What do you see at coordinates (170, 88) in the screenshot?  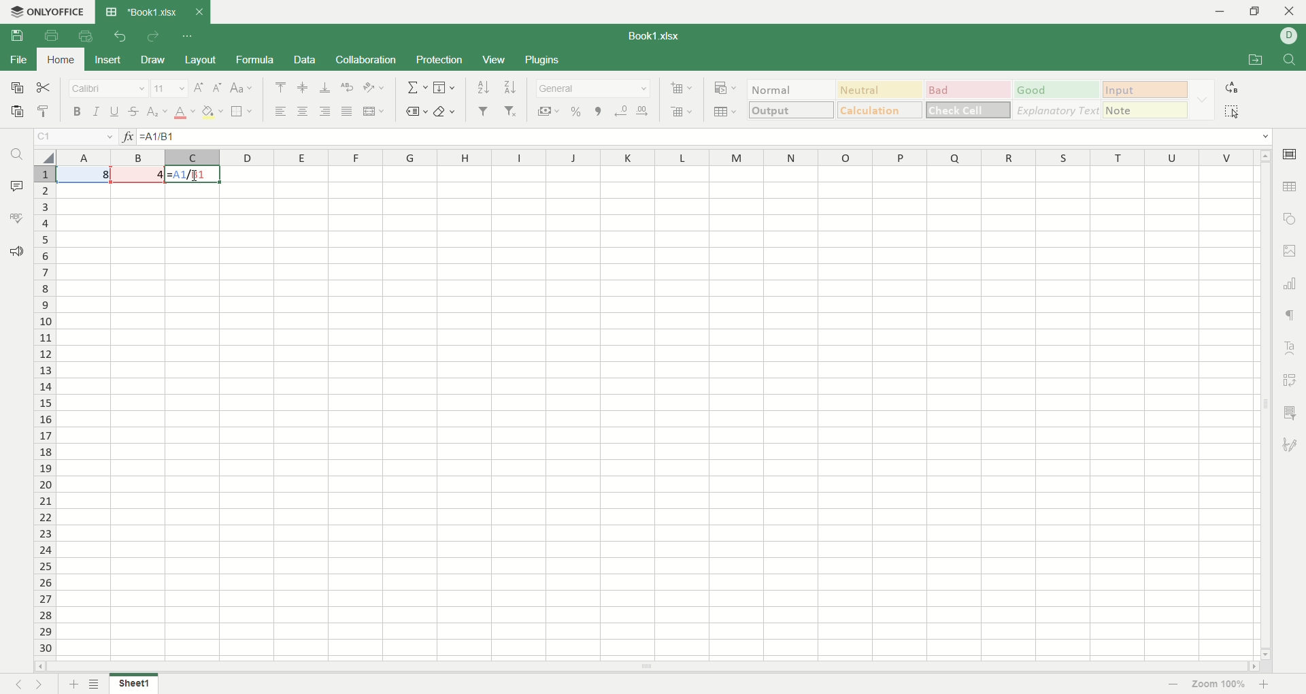 I see `font size` at bounding box center [170, 88].